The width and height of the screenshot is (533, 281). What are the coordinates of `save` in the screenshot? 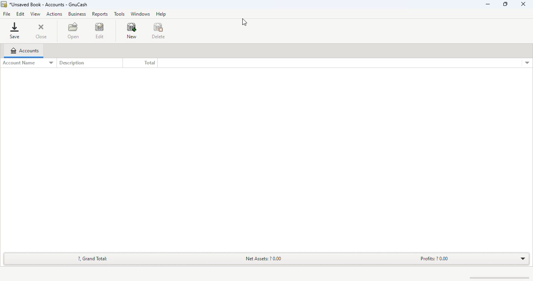 It's located at (14, 30).